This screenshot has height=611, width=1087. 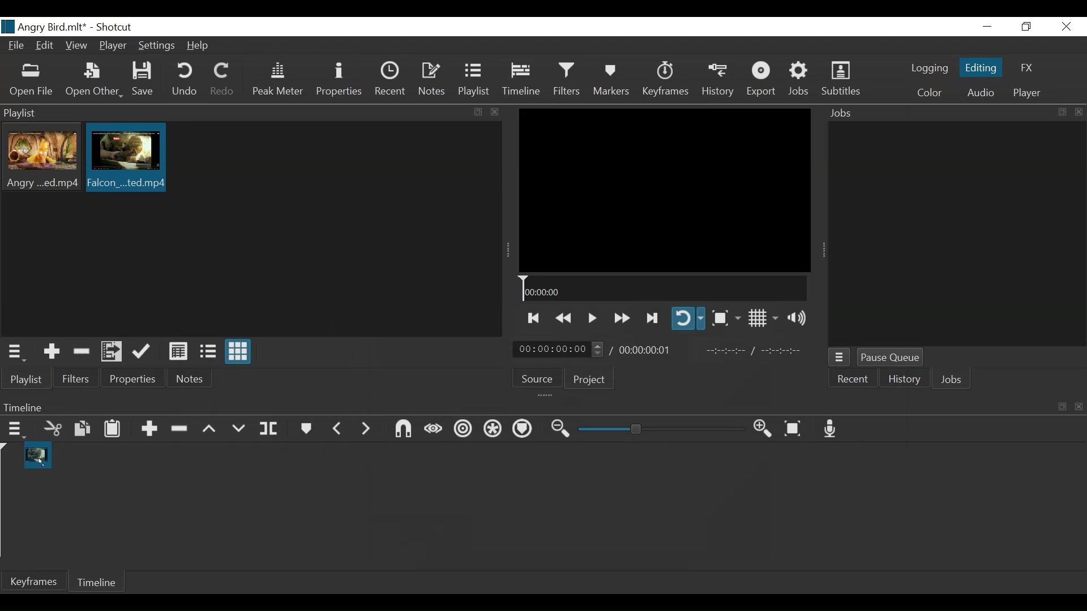 I want to click on close, so click(x=495, y=112).